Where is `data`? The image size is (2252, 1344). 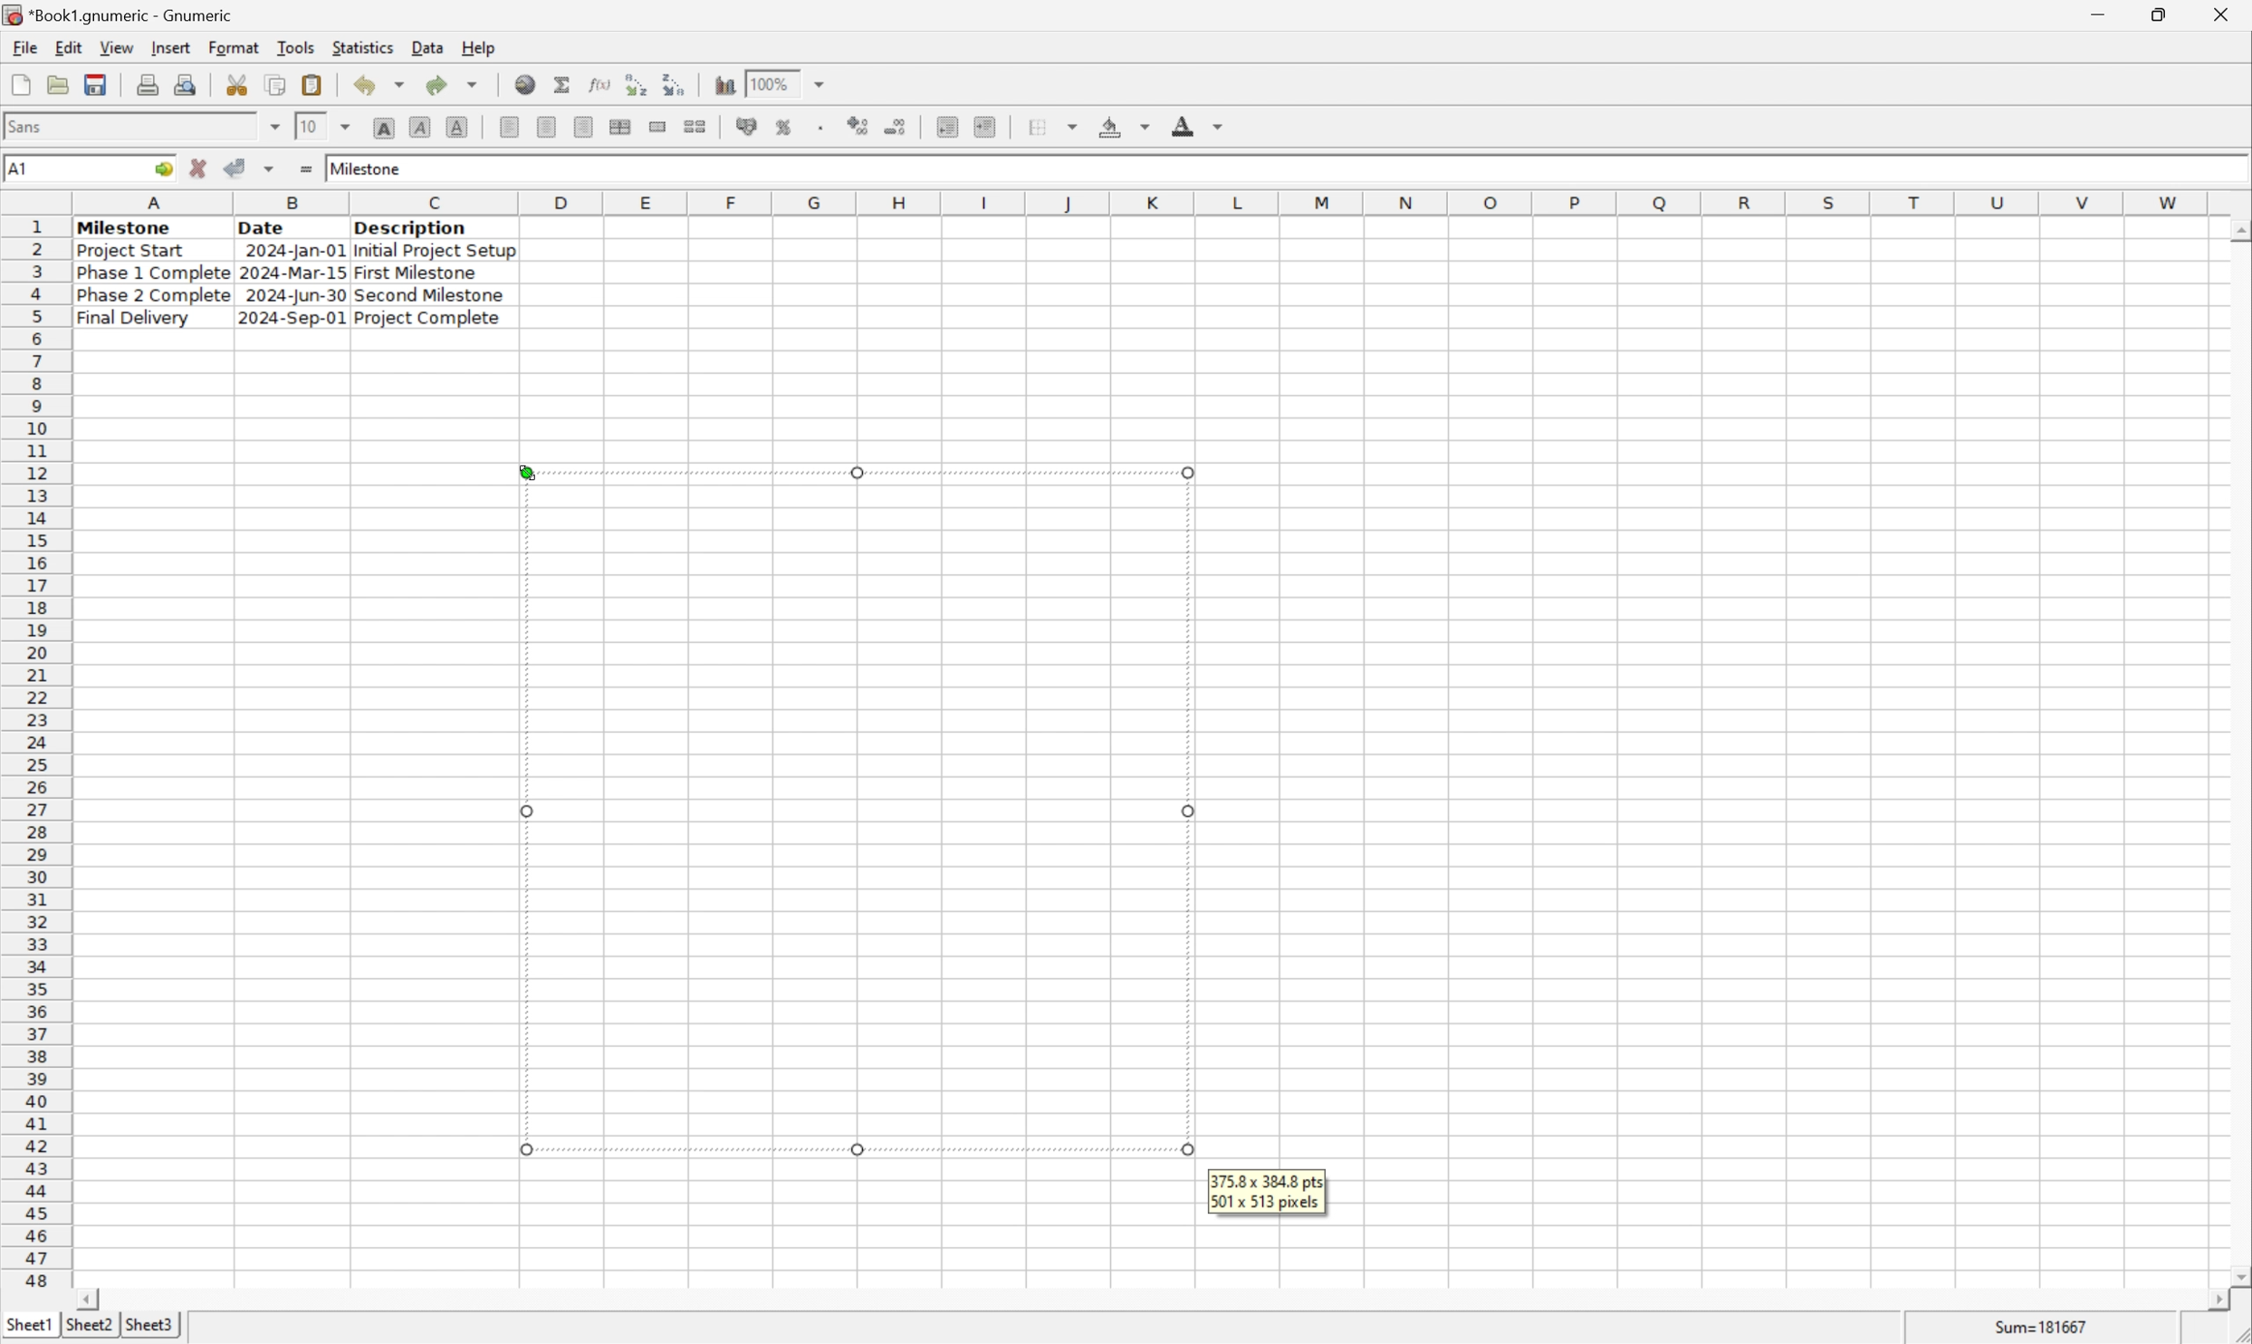
data is located at coordinates (426, 43).